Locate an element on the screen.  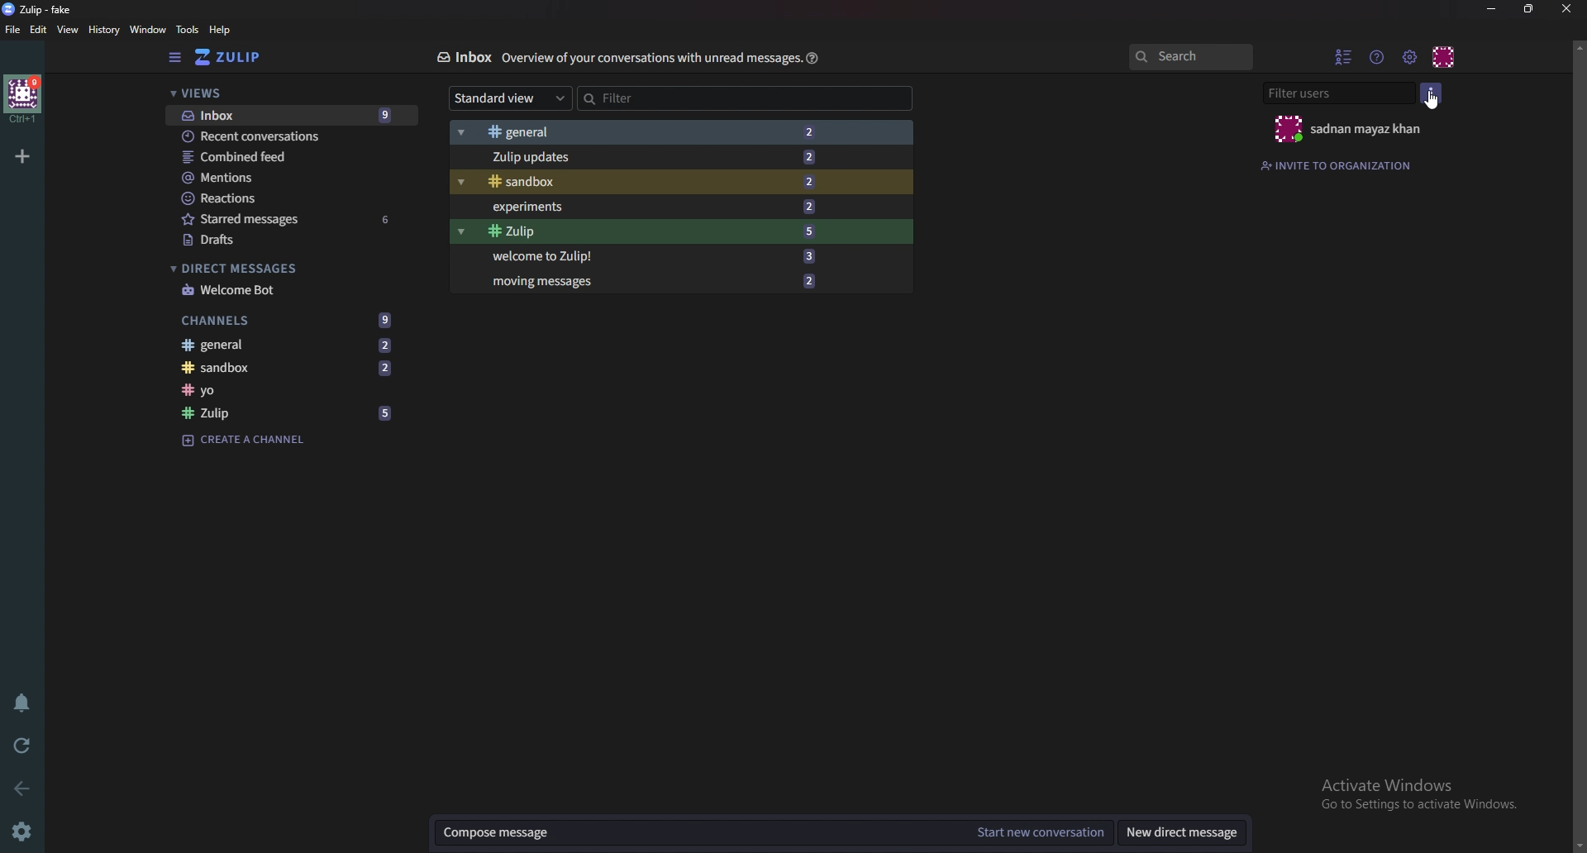
Invite to organization is located at coordinates (1340, 165).